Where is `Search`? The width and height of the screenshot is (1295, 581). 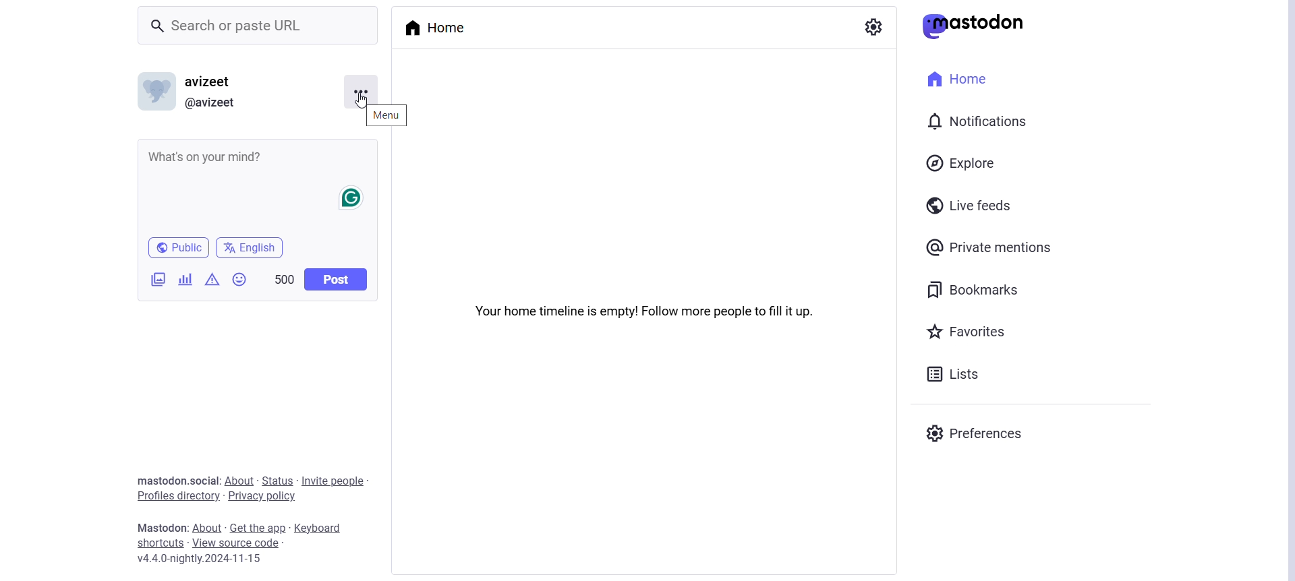 Search is located at coordinates (251, 26).